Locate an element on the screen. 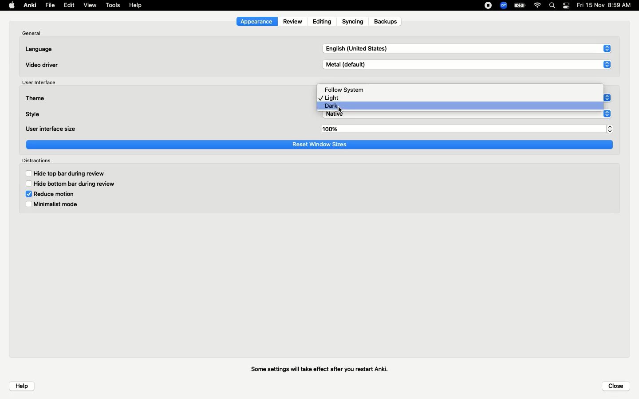  Video driver is located at coordinates (45, 64).